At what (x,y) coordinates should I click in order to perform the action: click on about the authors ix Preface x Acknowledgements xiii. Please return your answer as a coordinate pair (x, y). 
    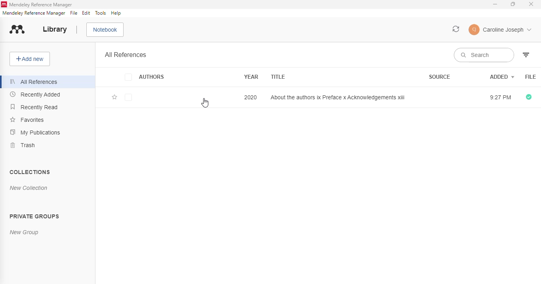
    Looking at the image, I should click on (338, 97).